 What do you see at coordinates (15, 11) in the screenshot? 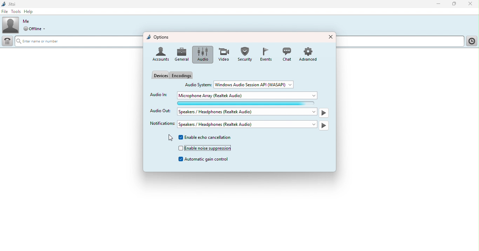
I see `Tools` at bounding box center [15, 11].